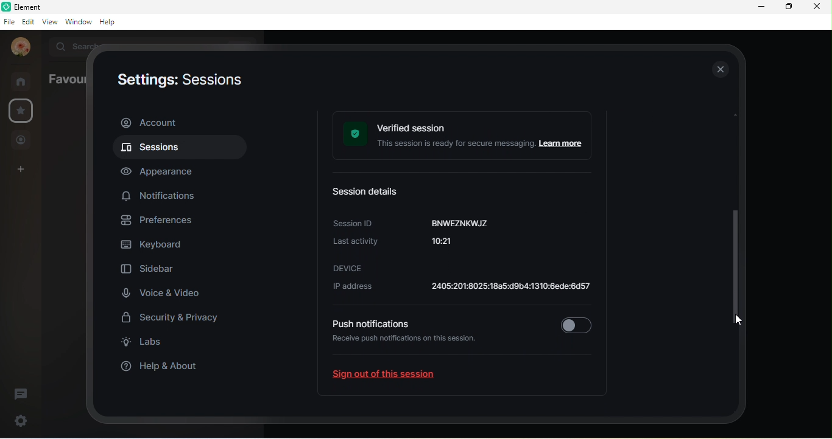 The image size is (832, 439). What do you see at coordinates (166, 365) in the screenshot?
I see `help and about` at bounding box center [166, 365].